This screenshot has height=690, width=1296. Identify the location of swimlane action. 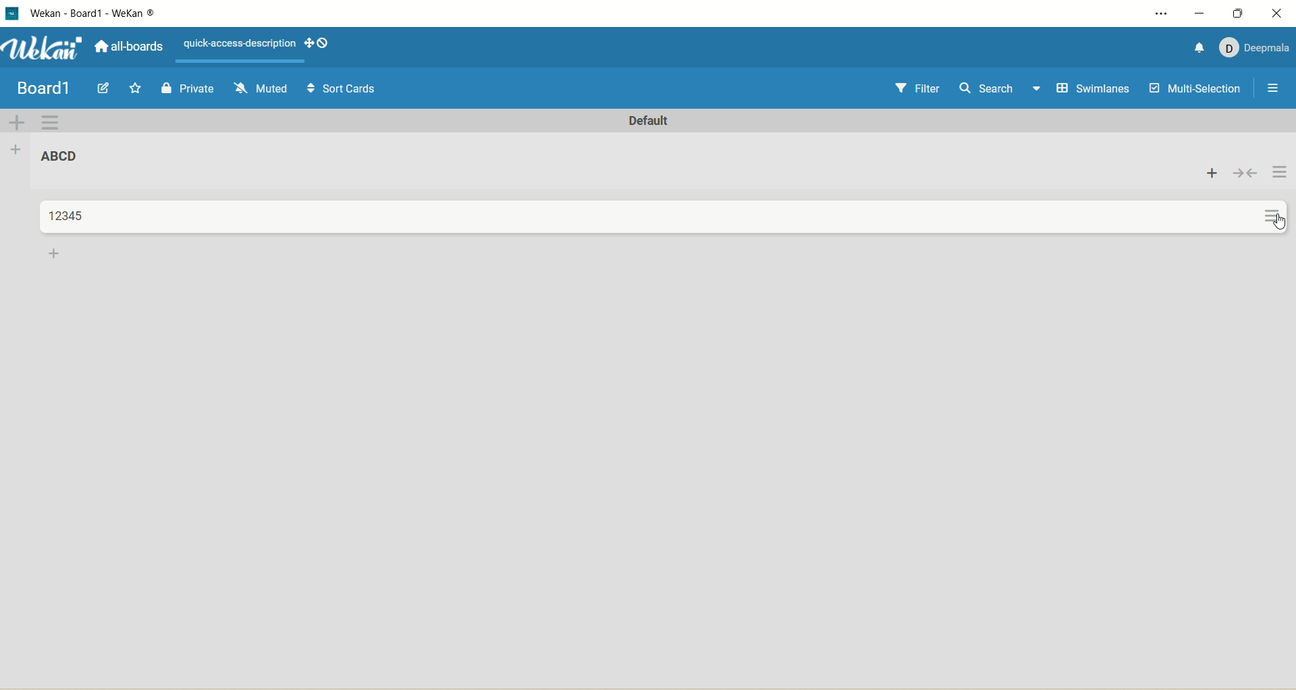
(51, 123).